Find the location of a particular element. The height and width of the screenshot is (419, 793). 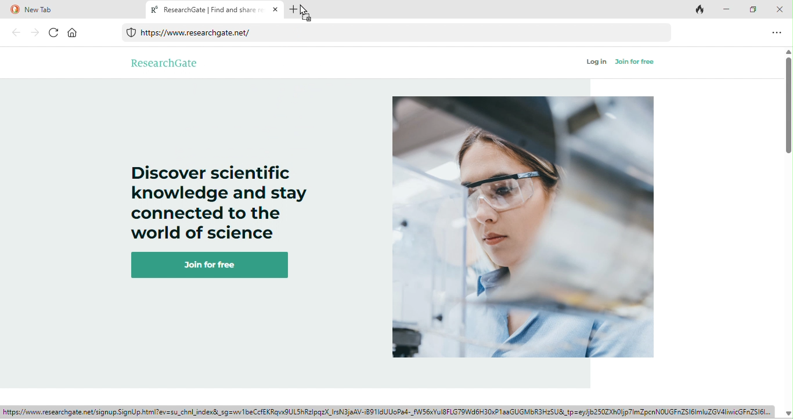

close is located at coordinates (781, 10).